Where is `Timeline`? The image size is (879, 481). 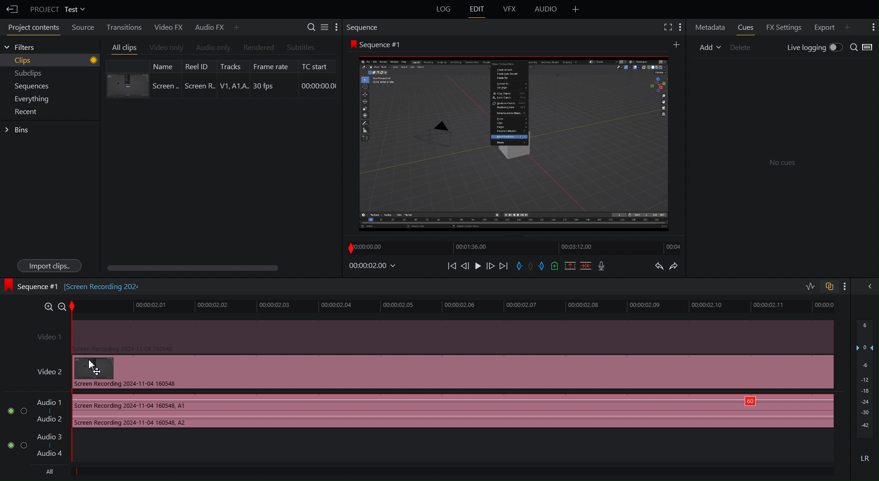 Timeline is located at coordinates (514, 249).